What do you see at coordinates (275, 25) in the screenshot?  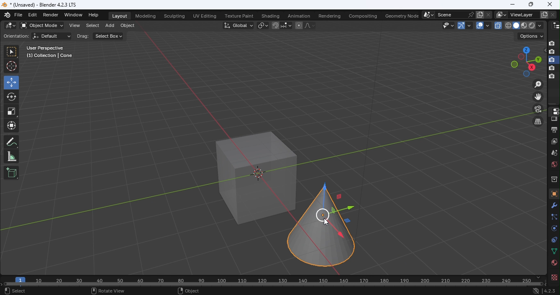 I see `Snap` at bounding box center [275, 25].